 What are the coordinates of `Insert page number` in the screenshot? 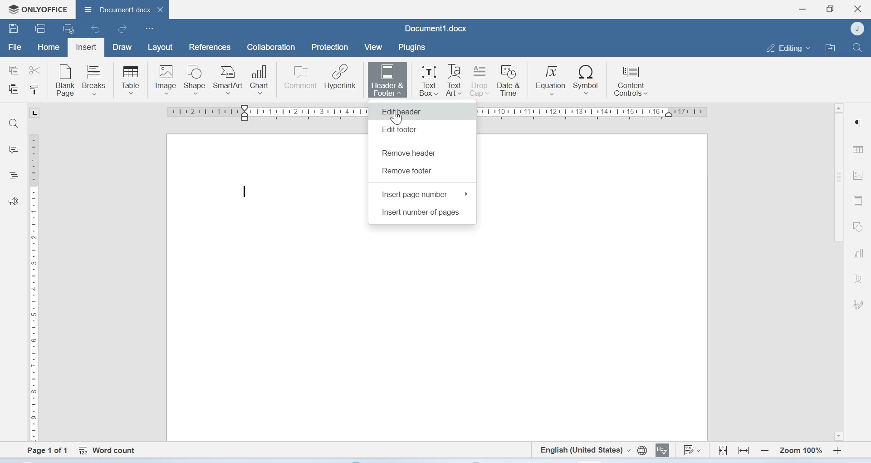 It's located at (425, 194).